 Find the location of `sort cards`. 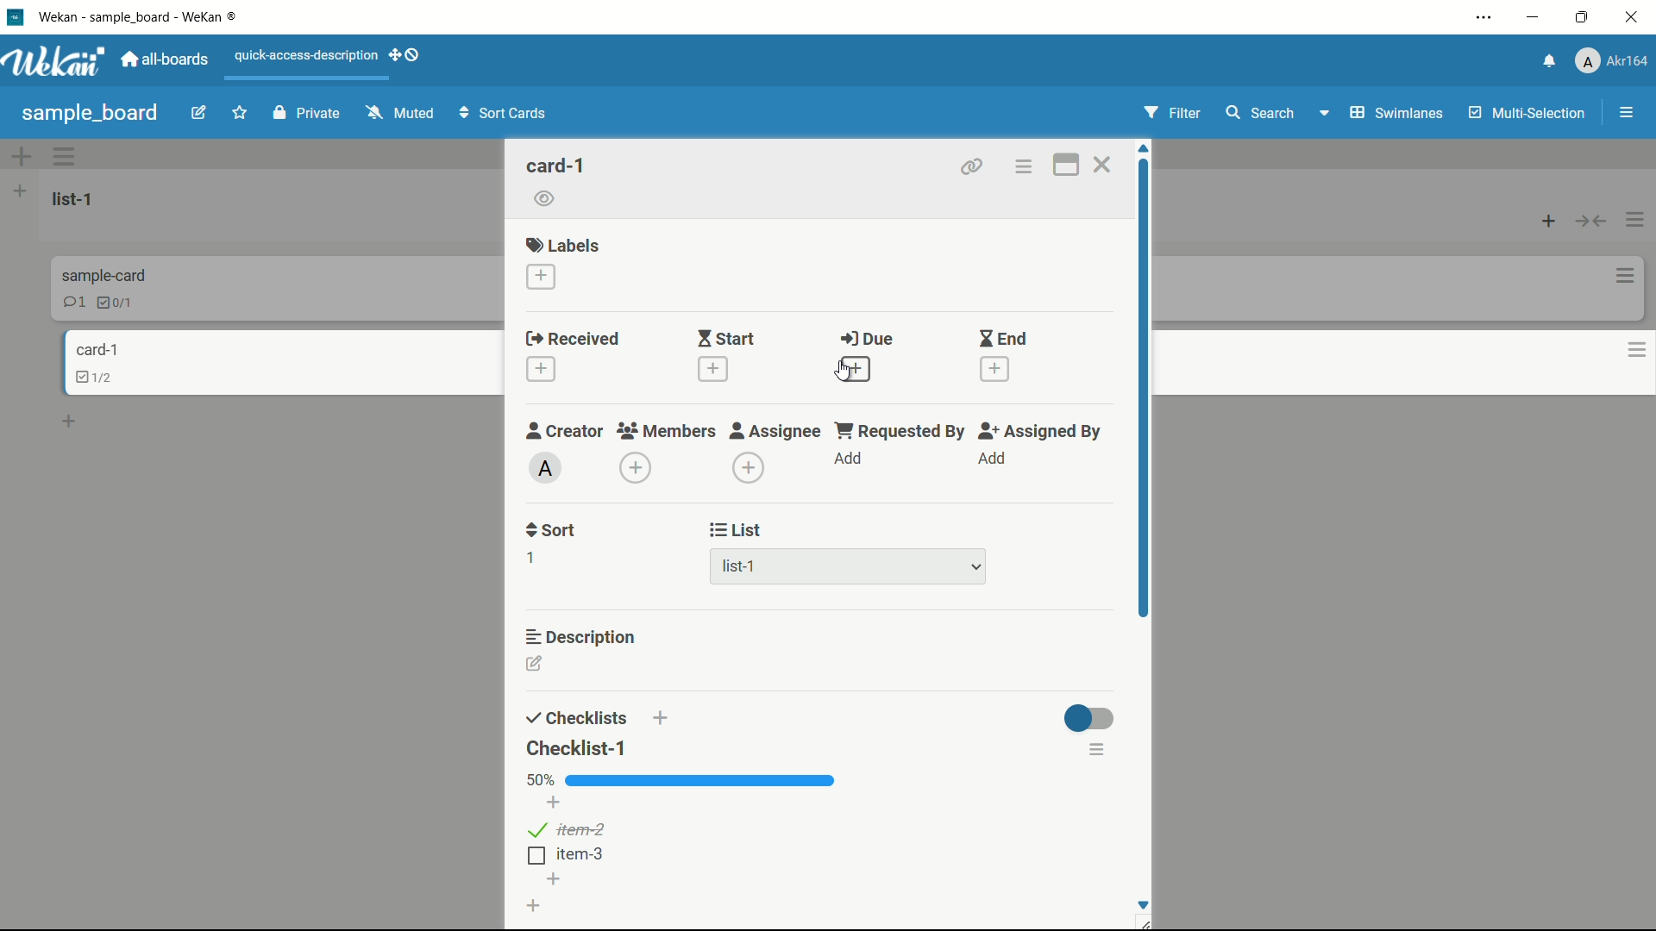

sort cards is located at coordinates (501, 113).